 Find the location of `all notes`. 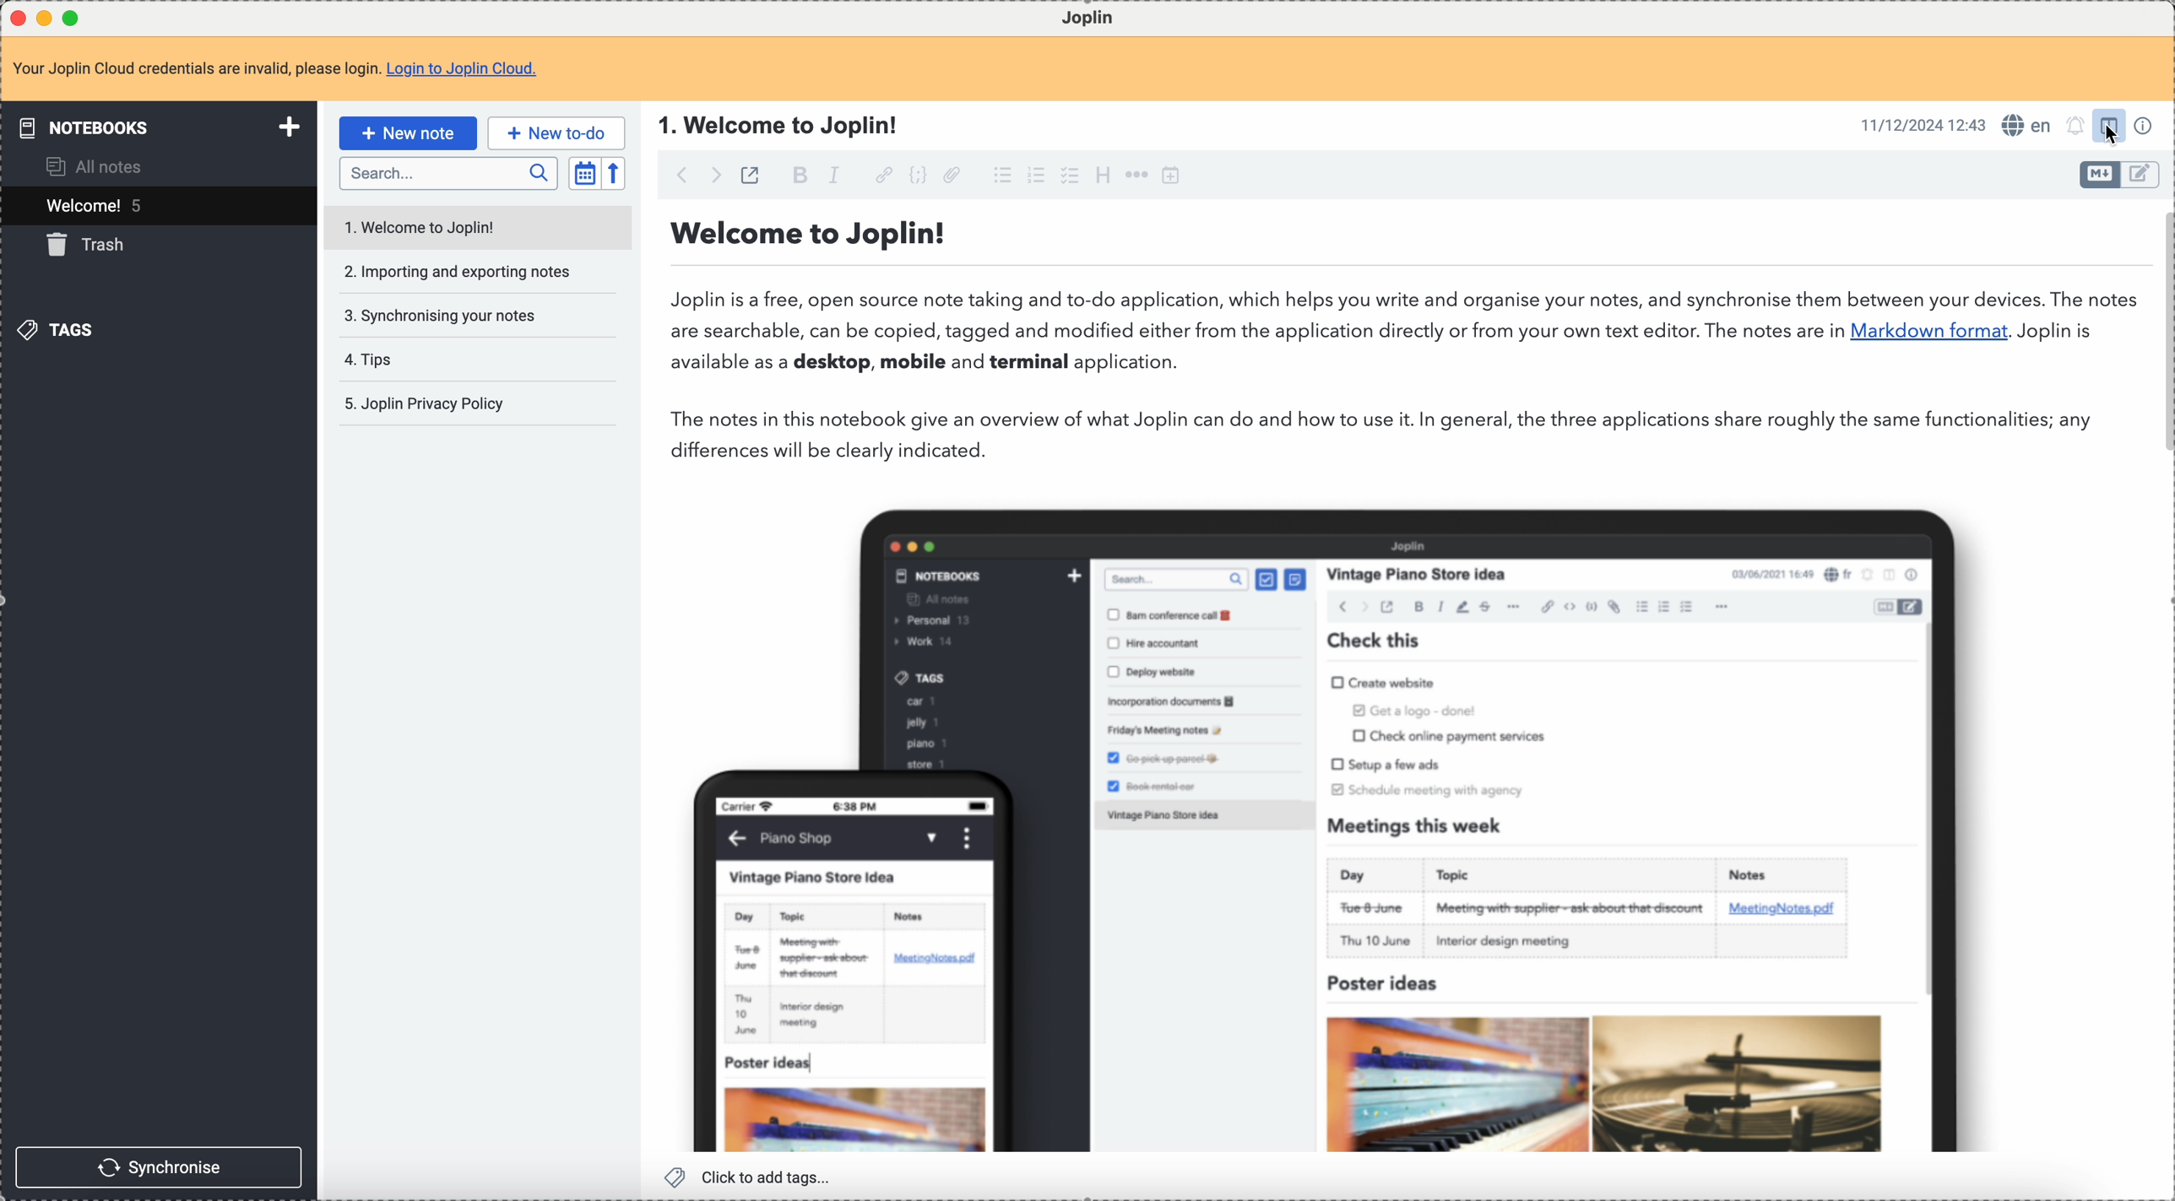

all notes is located at coordinates (103, 166).